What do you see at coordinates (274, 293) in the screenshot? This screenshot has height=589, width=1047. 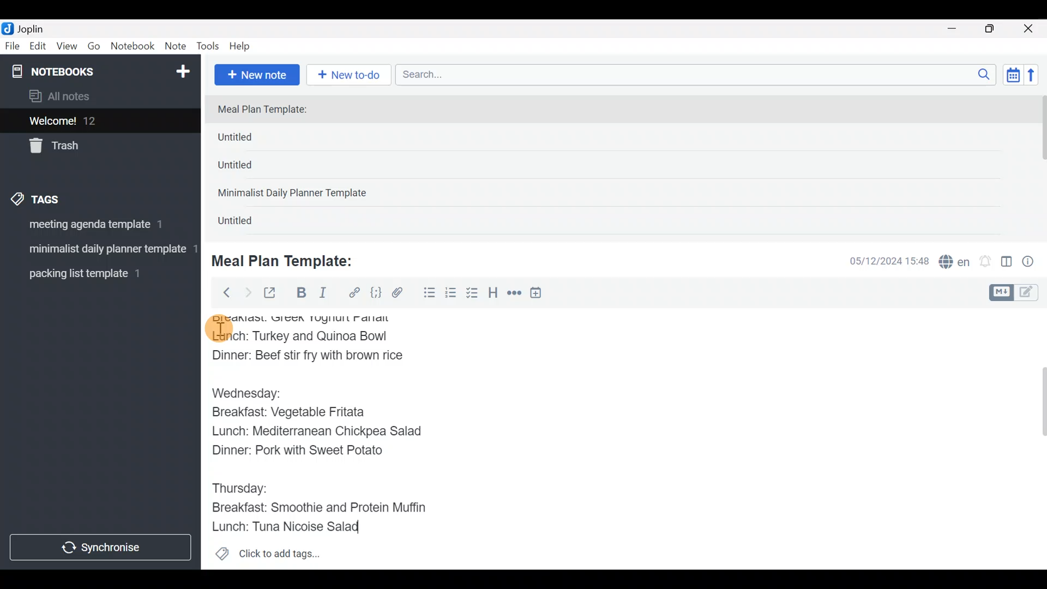 I see `Toggle external editing` at bounding box center [274, 293].